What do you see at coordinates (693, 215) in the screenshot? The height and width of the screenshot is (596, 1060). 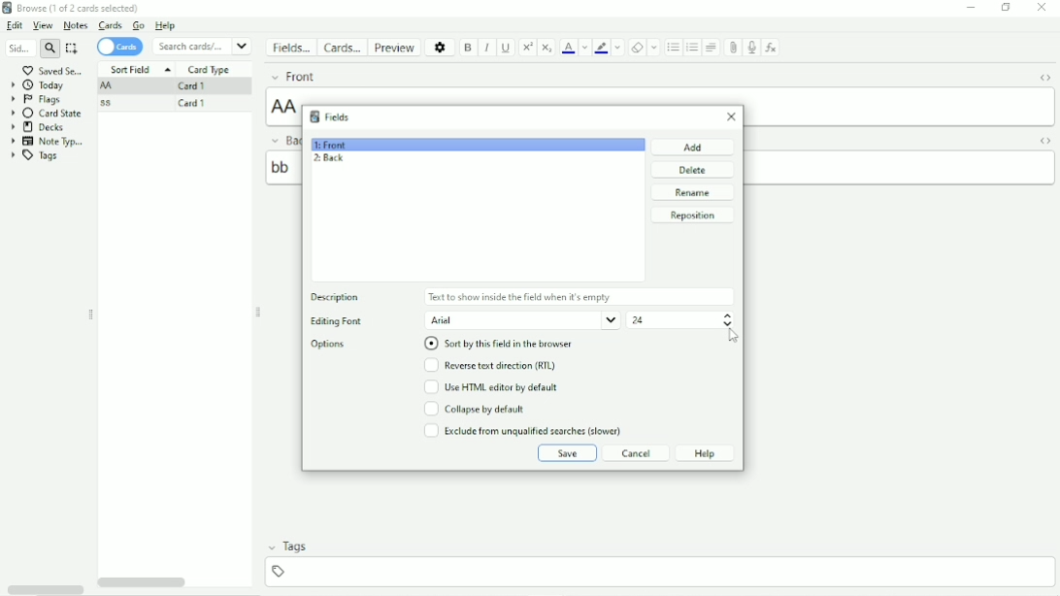 I see `Reposition` at bounding box center [693, 215].